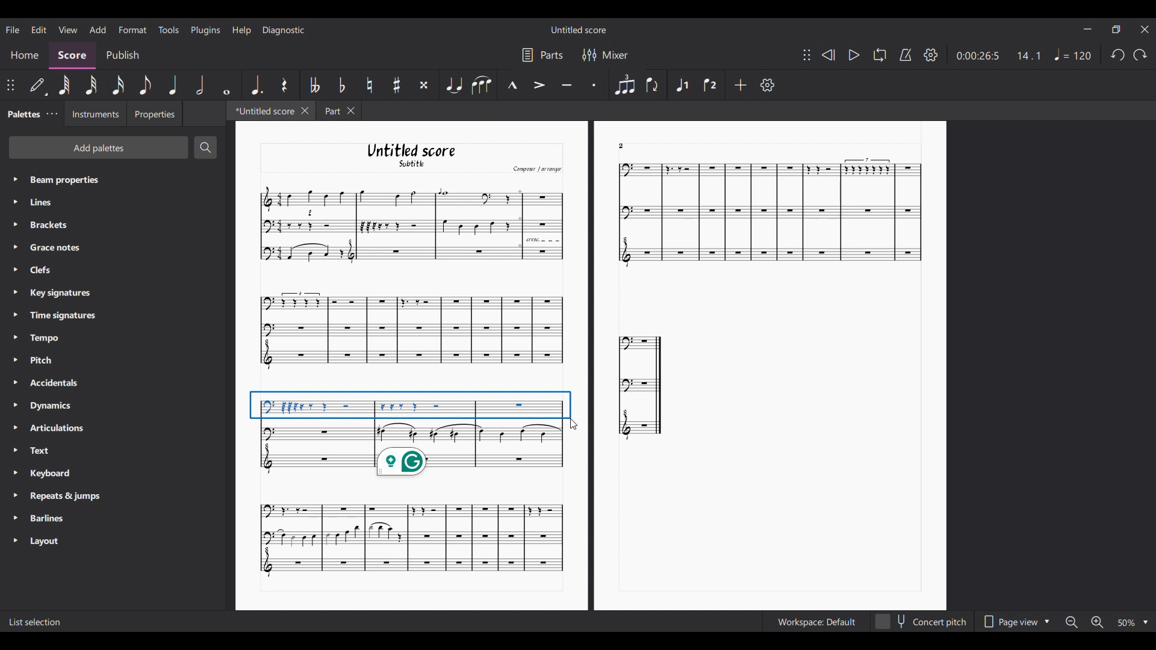 This screenshot has height=650, width=1156. I want to click on Whole note, so click(227, 85).